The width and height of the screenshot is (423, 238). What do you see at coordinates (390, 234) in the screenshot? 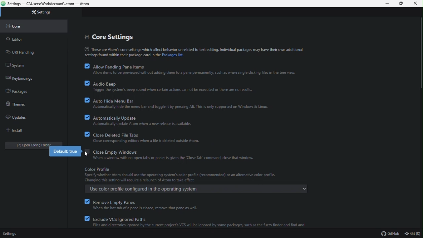
I see `GitHub` at bounding box center [390, 234].